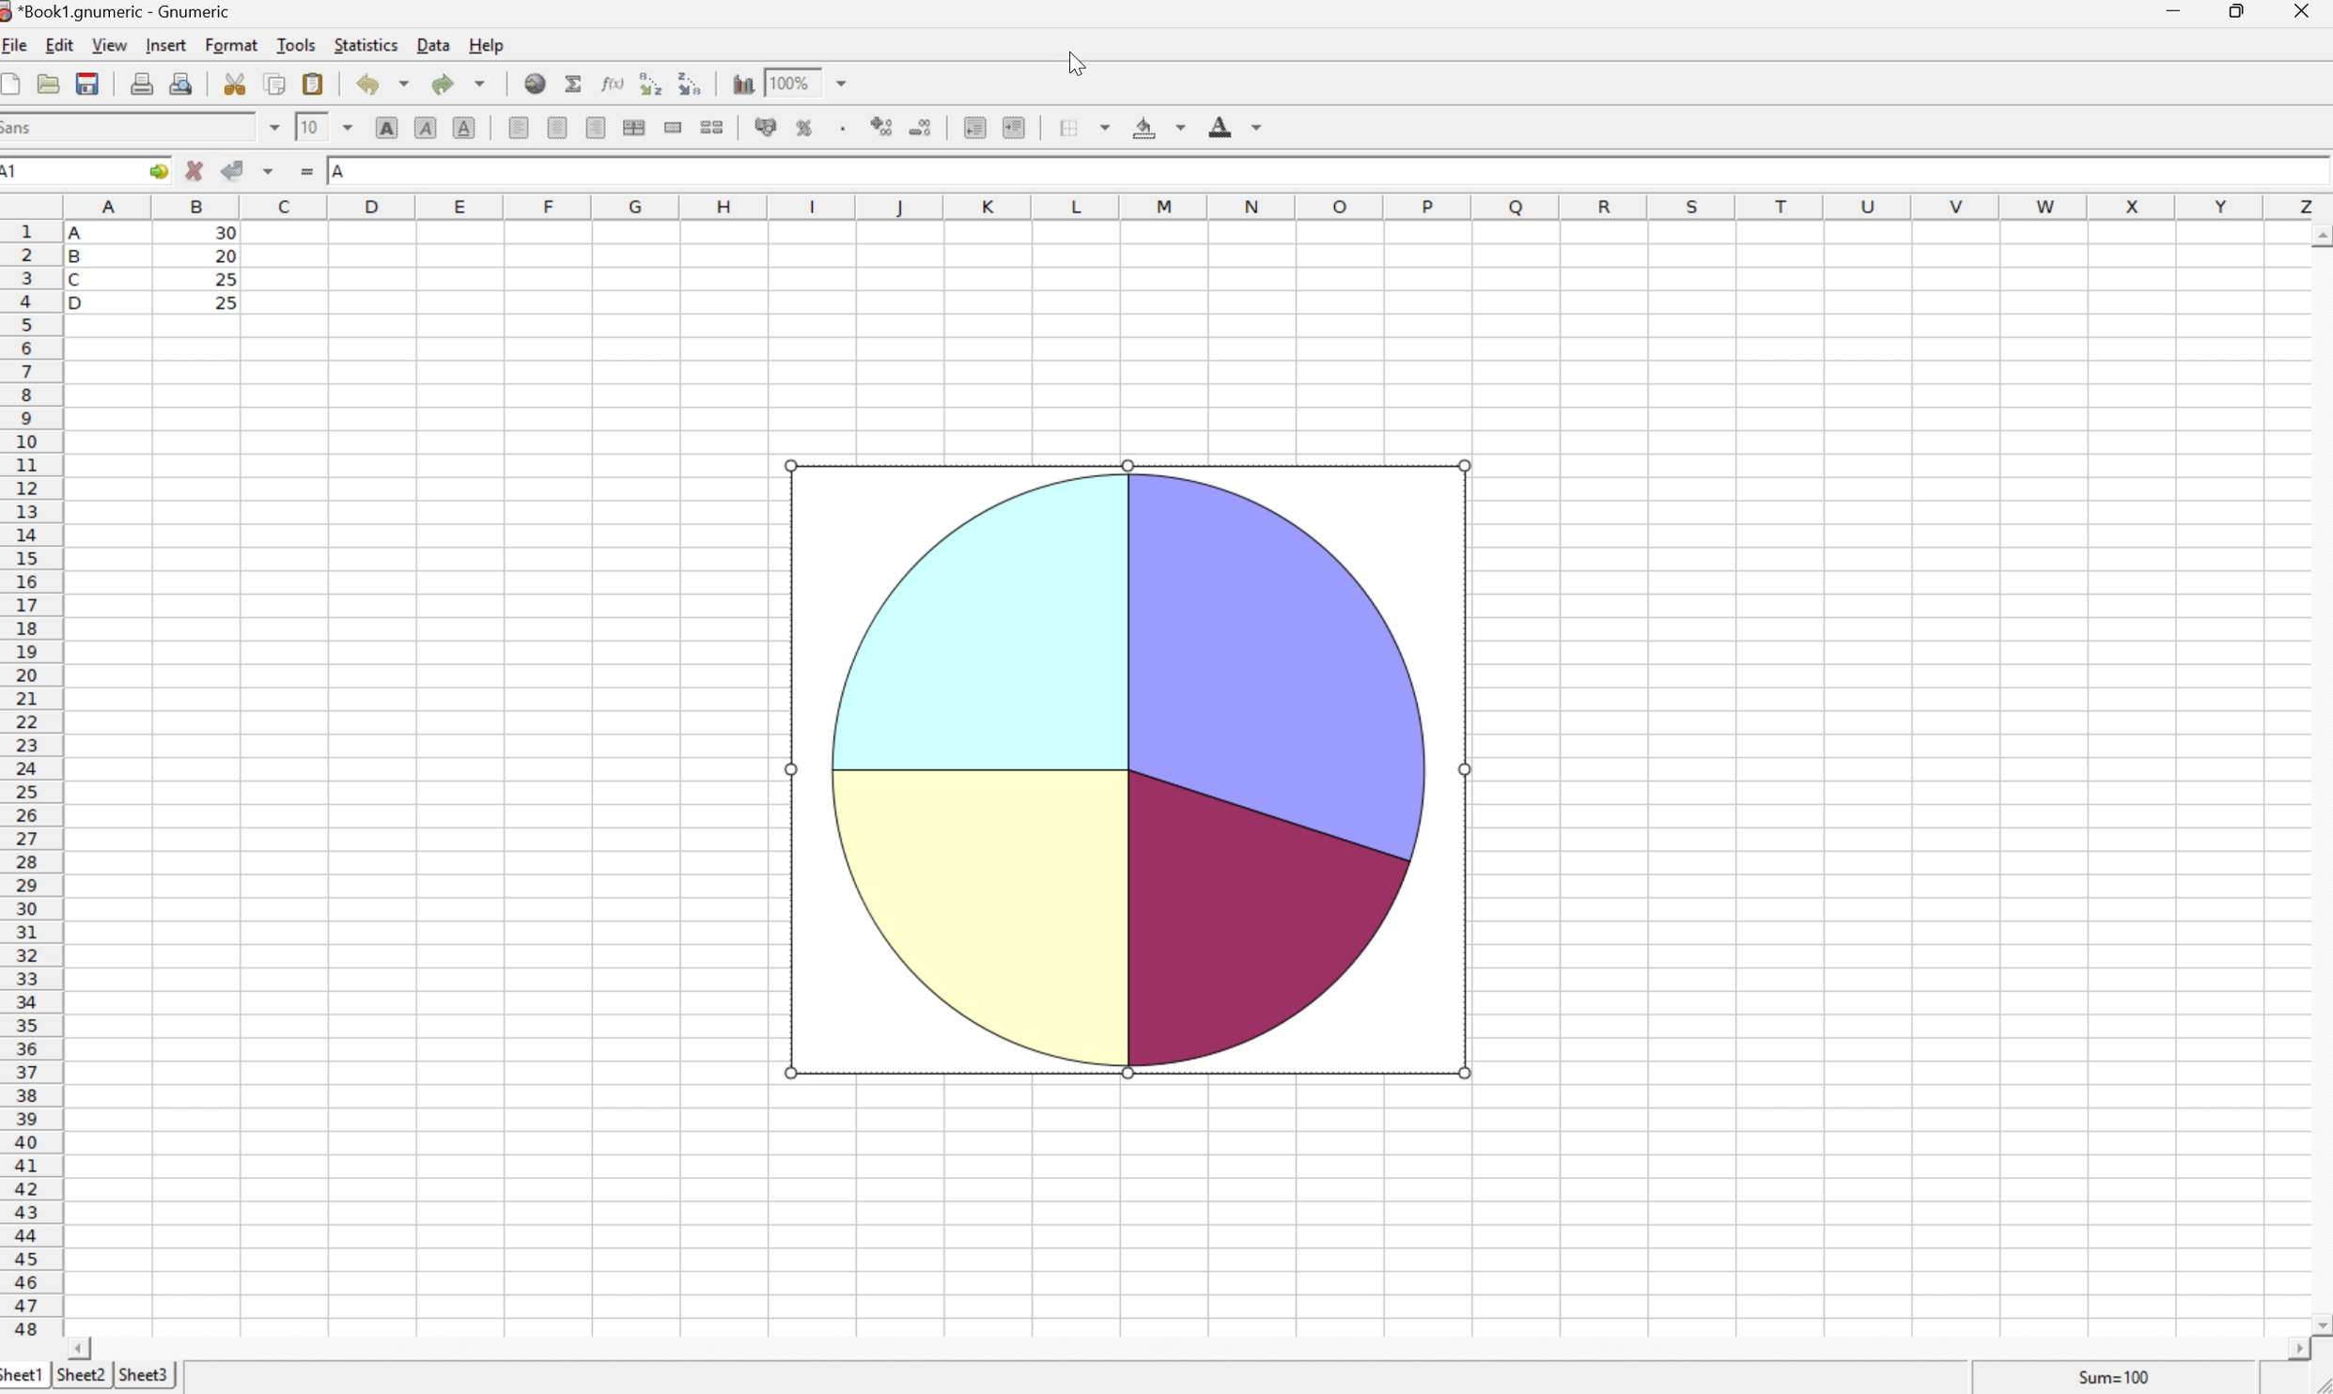 The height and width of the screenshot is (1394, 2333). I want to click on A, so click(84, 229).